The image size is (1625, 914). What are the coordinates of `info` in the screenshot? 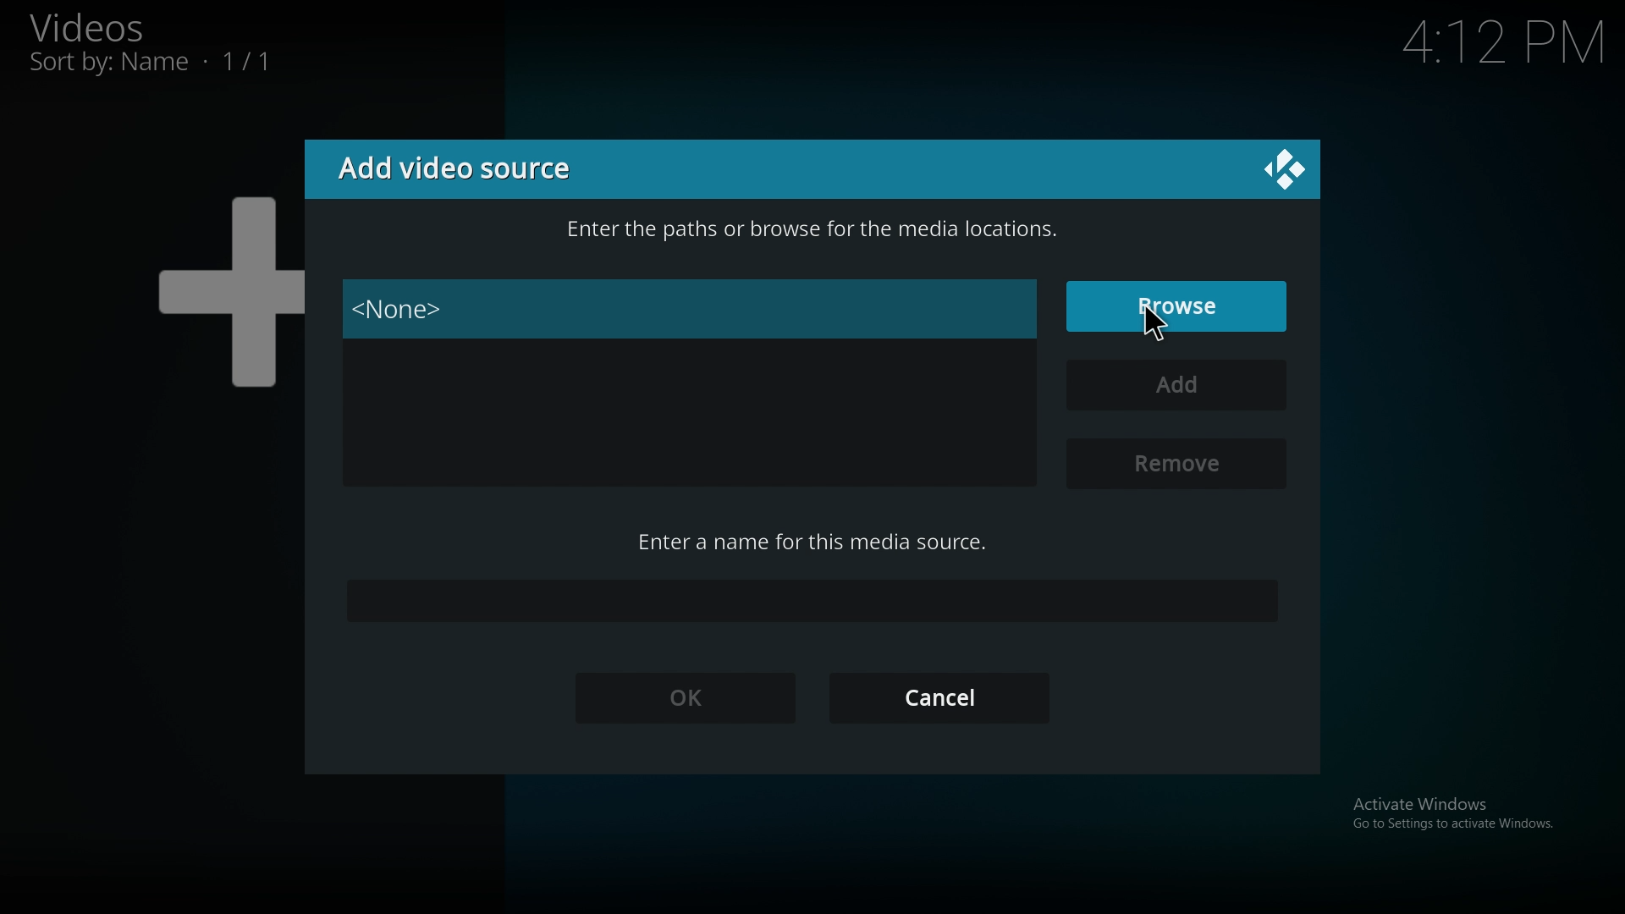 It's located at (818, 228).